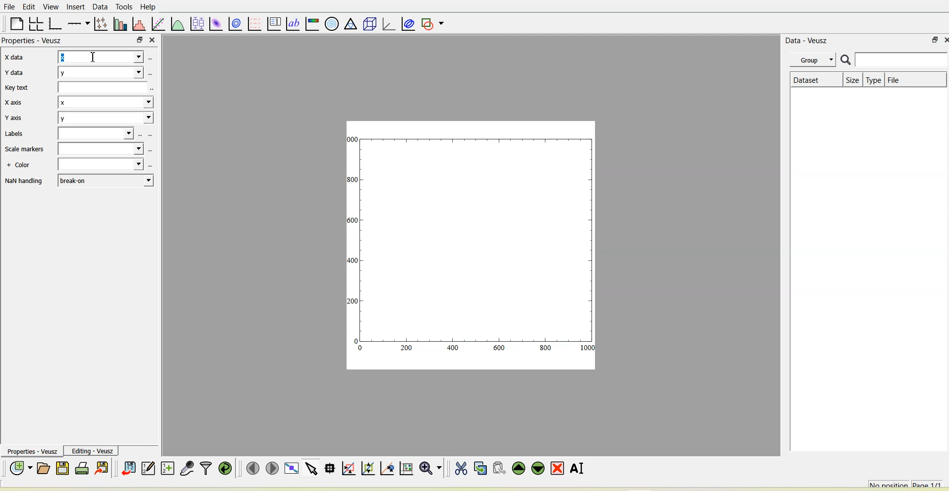 Image resolution: width=949 pixels, height=491 pixels. Describe the element at coordinates (943, 40) in the screenshot. I see `close` at that location.